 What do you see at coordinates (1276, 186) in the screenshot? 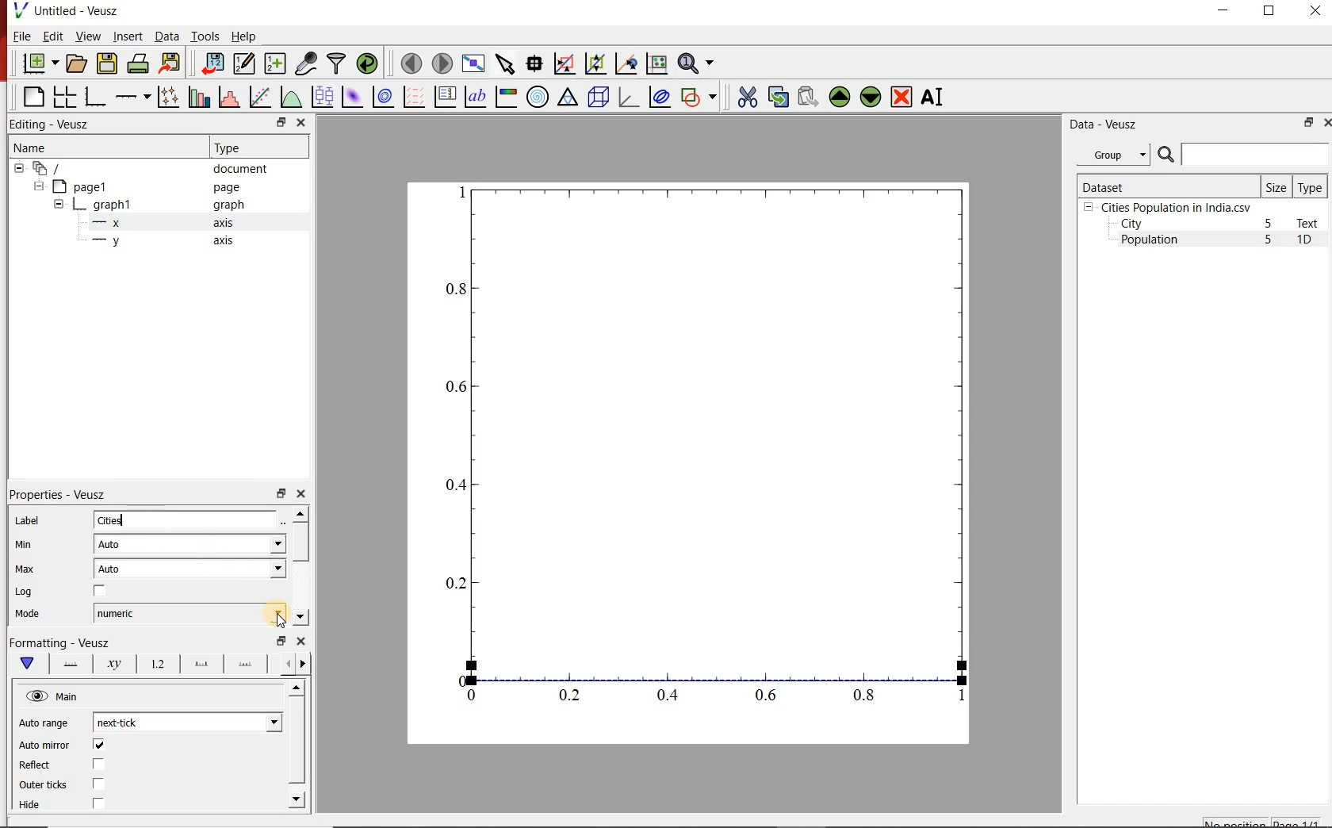
I see `Size` at bounding box center [1276, 186].